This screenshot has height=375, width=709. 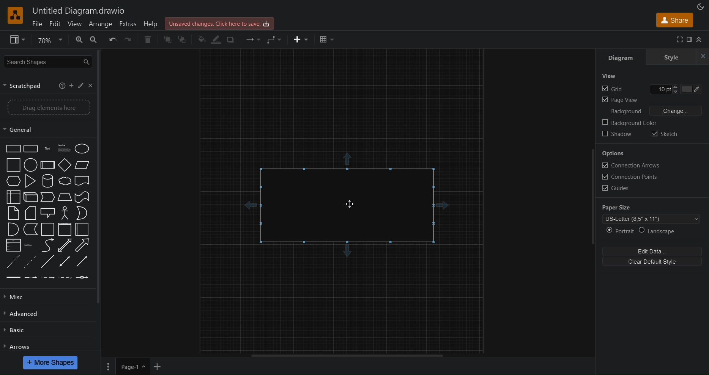 What do you see at coordinates (617, 208) in the screenshot?
I see `Paper Size` at bounding box center [617, 208].